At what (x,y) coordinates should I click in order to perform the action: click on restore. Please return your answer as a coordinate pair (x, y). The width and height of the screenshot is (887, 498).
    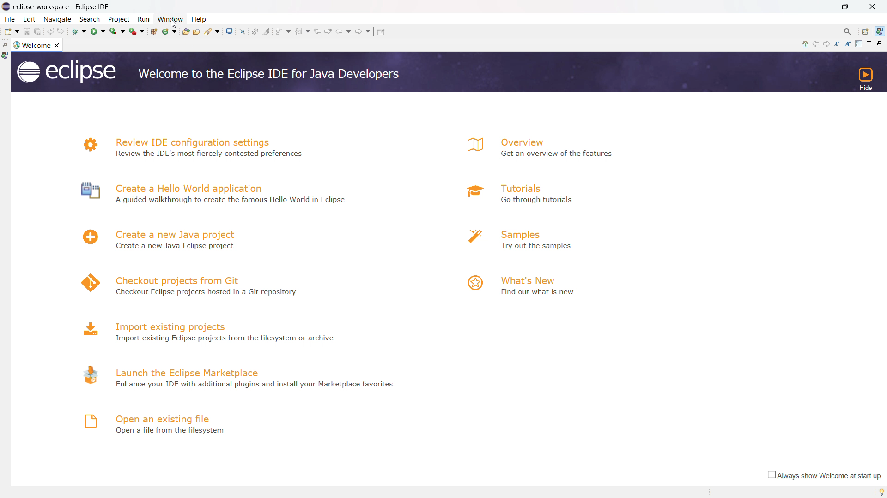
    Looking at the image, I should click on (881, 43).